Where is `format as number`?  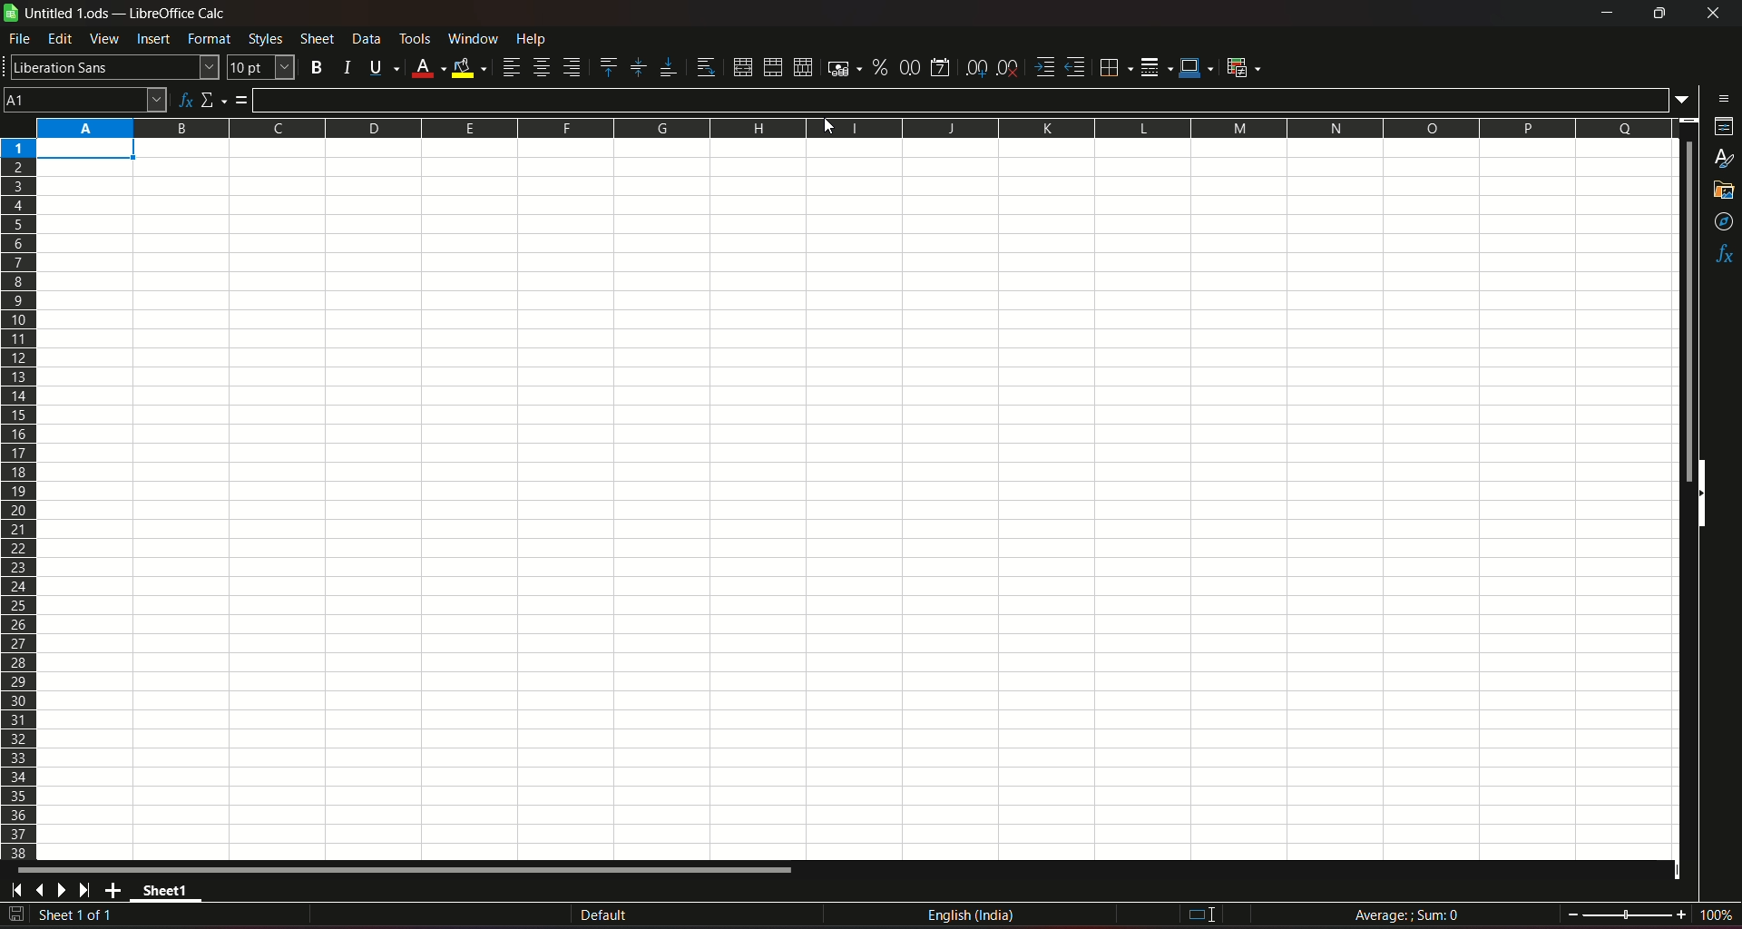 format as number is located at coordinates (910, 67).